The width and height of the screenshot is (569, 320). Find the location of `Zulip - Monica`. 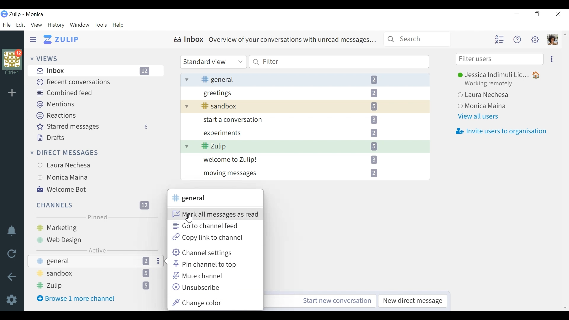

Zulip - Monica is located at coordinates (27, 14).